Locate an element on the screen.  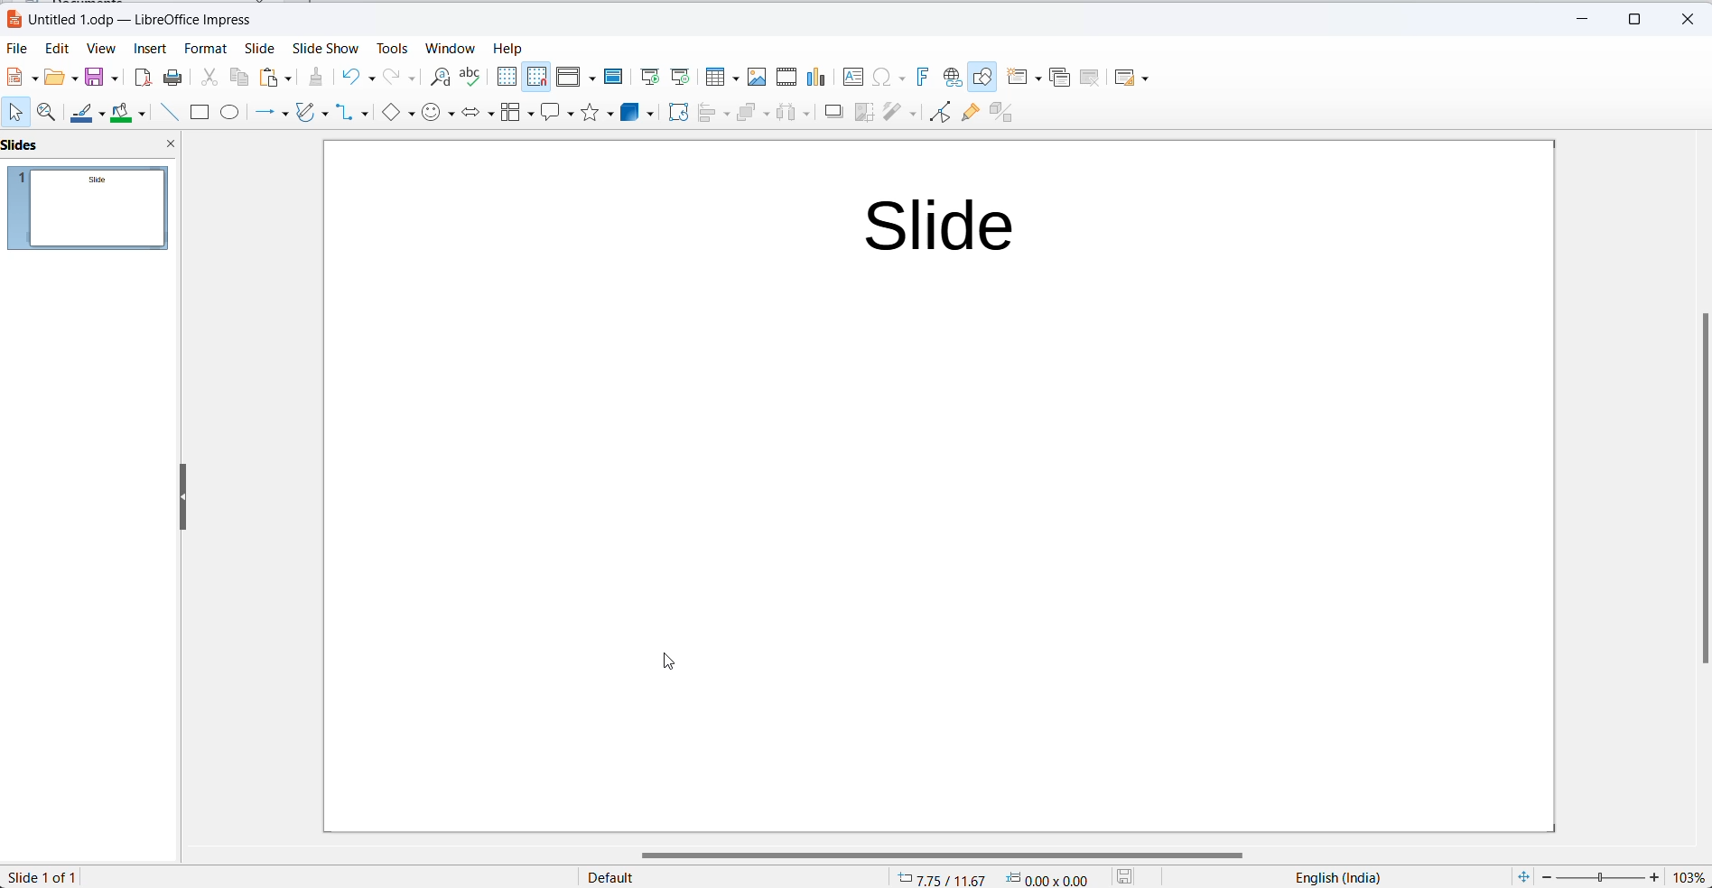
insert text is located at coordinates (847, 78).